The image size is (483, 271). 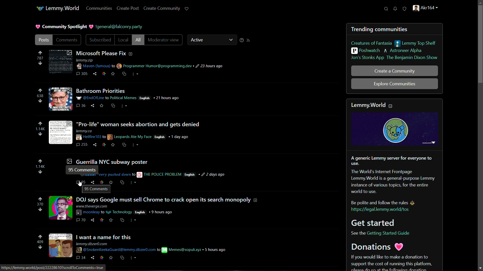 What do you see at coordinates (93, 220) in the screenshot?
I see `share` at bounding box center [93, 220].